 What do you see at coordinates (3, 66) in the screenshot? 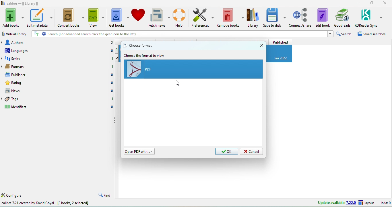
I see `drop down` at bounding box center [3, 66].